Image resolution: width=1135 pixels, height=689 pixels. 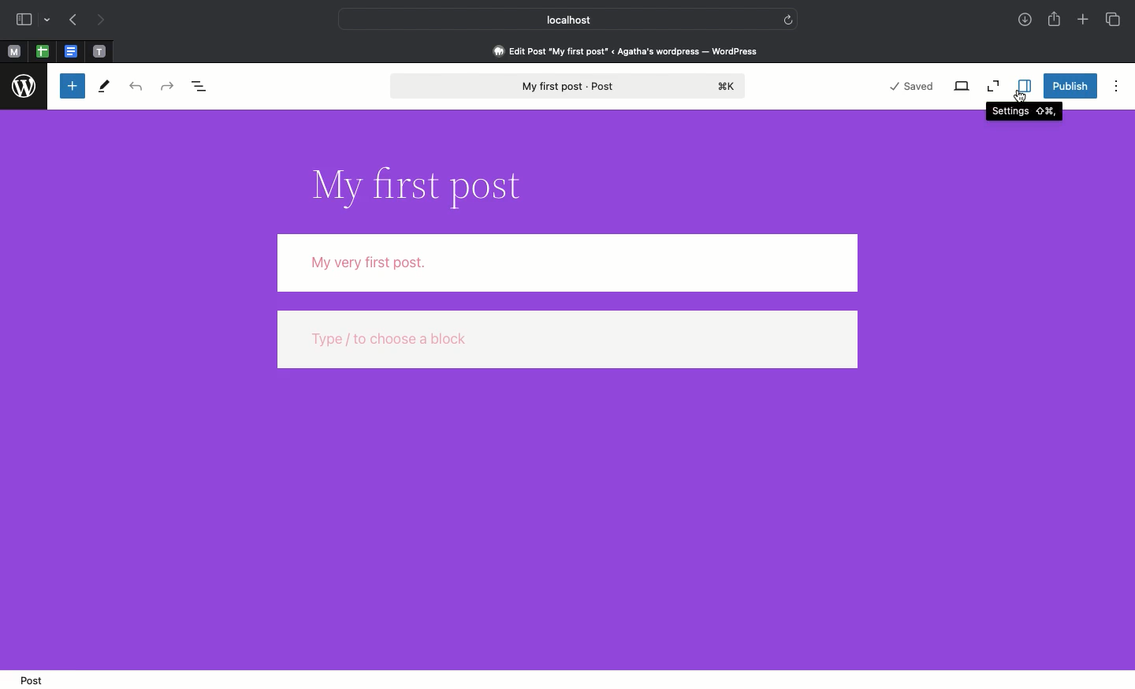 I want to click on My first post, so click(x=571, y=87).